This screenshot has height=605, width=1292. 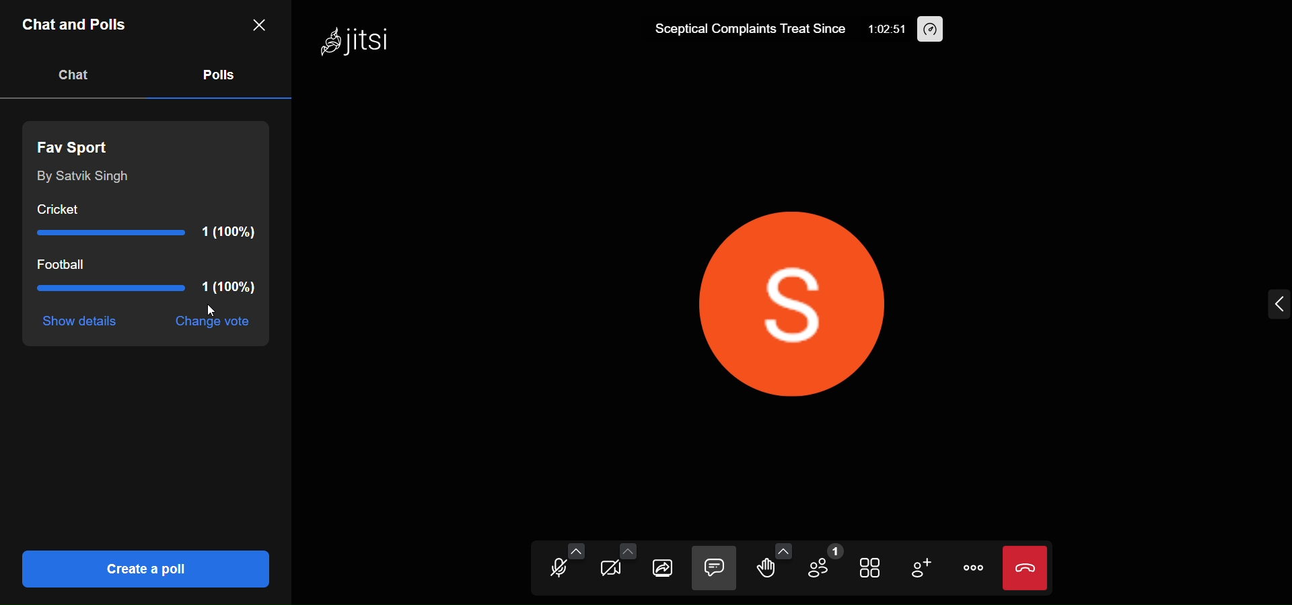 I want to click on microphone, so click(x=554, y=571).